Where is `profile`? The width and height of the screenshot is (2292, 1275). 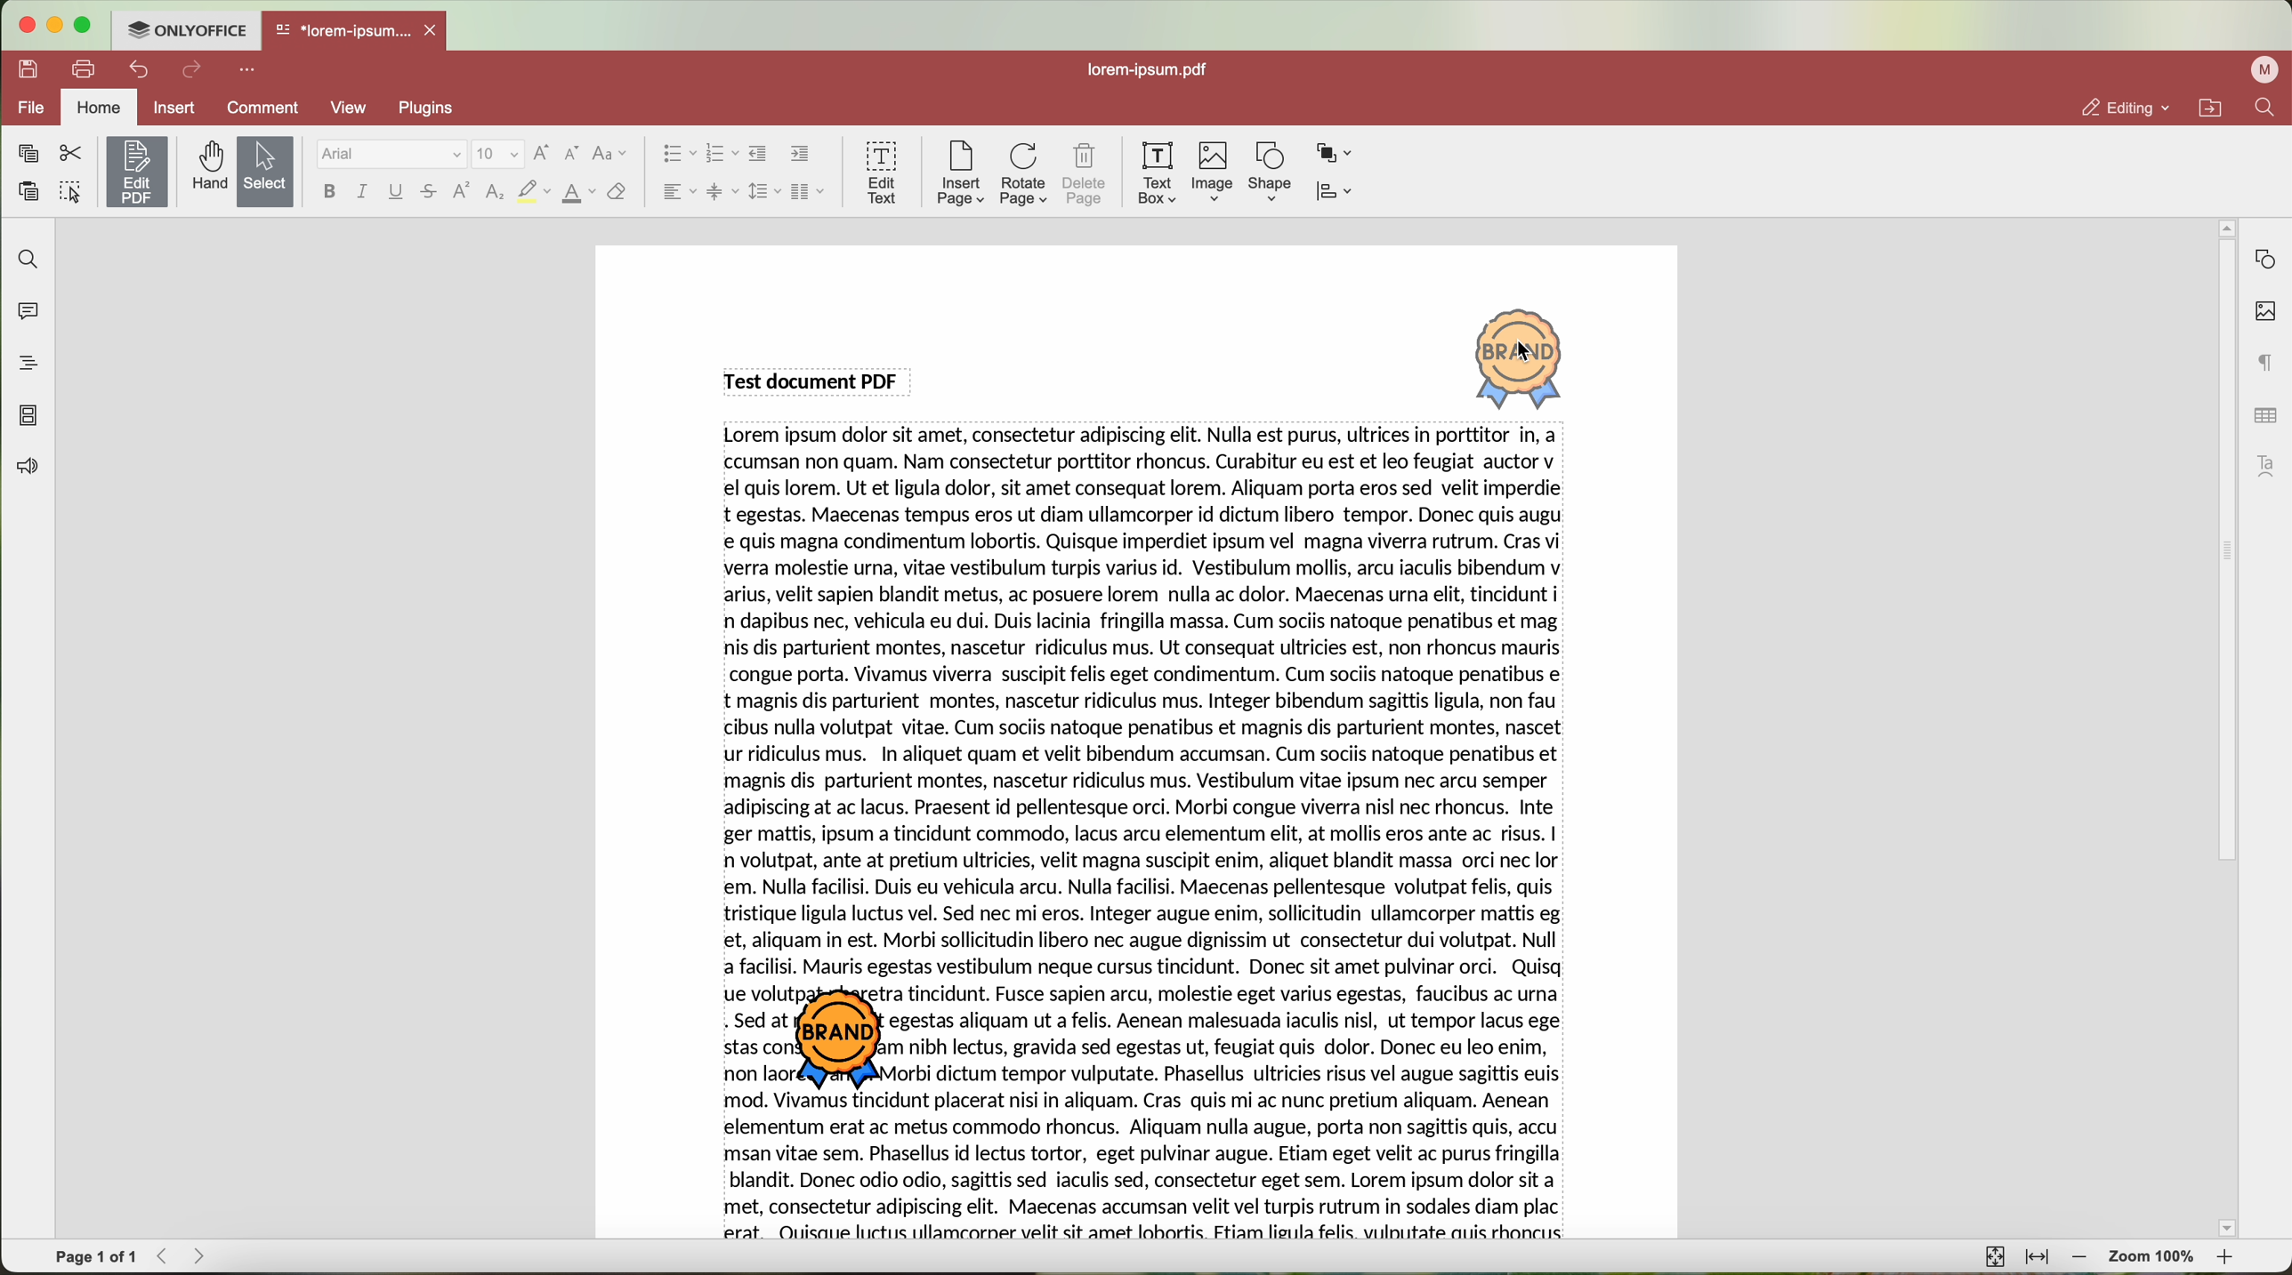 profile is located at coordinates (2268, 69).